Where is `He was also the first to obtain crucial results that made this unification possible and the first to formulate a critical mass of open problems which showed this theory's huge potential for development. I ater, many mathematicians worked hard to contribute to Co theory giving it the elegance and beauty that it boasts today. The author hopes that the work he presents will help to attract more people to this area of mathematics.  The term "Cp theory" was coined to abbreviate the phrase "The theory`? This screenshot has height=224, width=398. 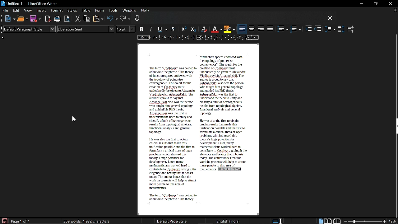
He was also the first to obtain crucial results that made this unification possible and the first to formulate a critical mass of open problems which showed this theory's huge potential for development. I ater, many mathematicians worked hard to contribute to Co theory giving it the elegance and beauty that it boasts today. The author hopes that the work he presents will help to attract more people to this area of mathematics.  The term "Cp theory" was coined to abbreviate the phrase "The theory is located at coordinates (172, 169).